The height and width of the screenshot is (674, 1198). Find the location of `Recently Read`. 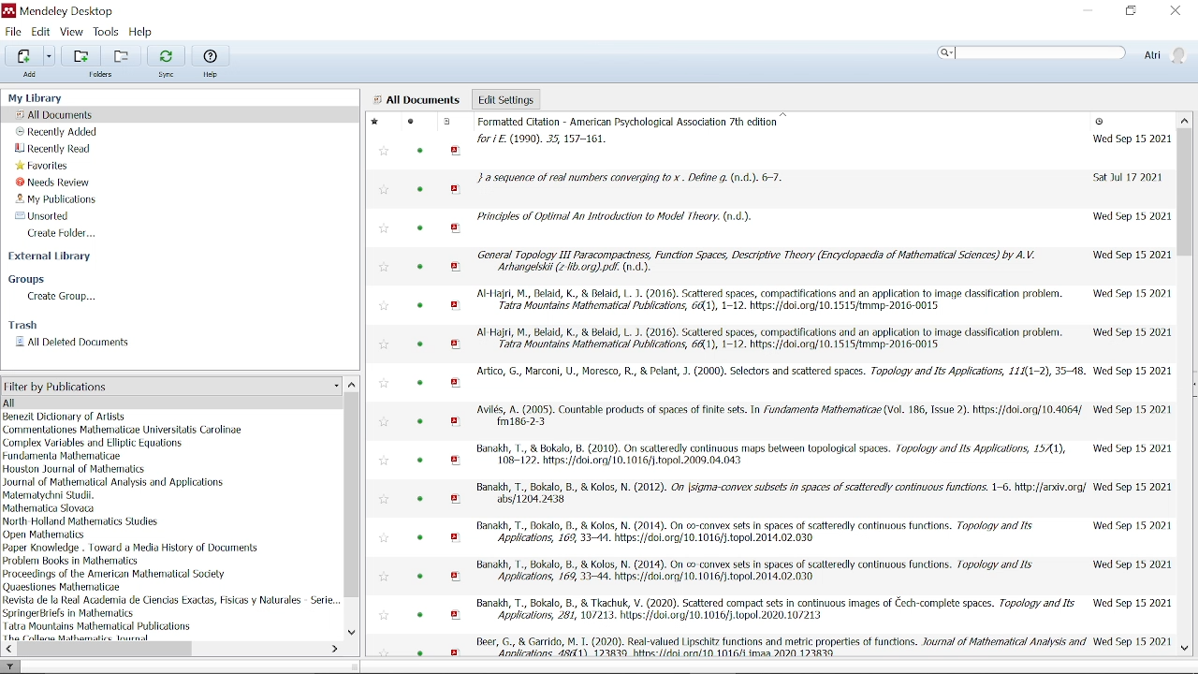

Recently Read is located at coordinates (54, 149).